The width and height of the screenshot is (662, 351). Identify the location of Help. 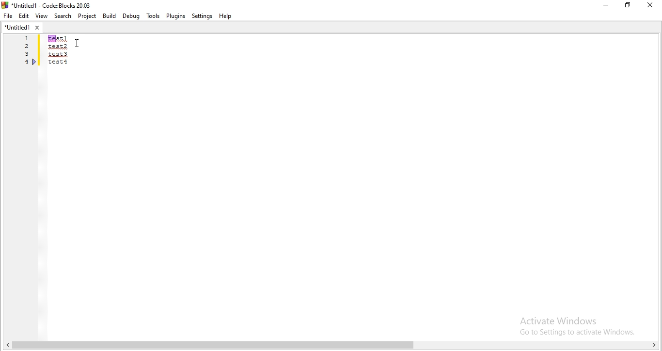
(227, 17).